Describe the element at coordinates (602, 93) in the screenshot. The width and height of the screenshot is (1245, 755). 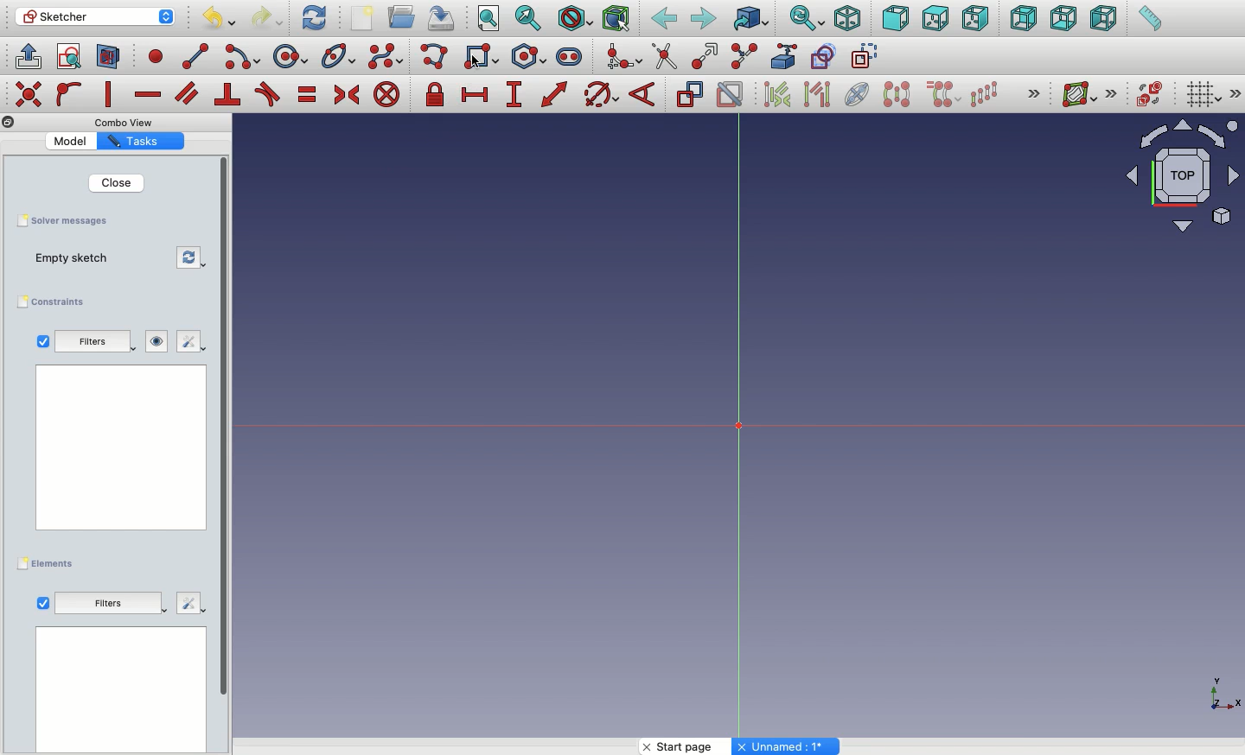
I see `constrain circle ` at that location.